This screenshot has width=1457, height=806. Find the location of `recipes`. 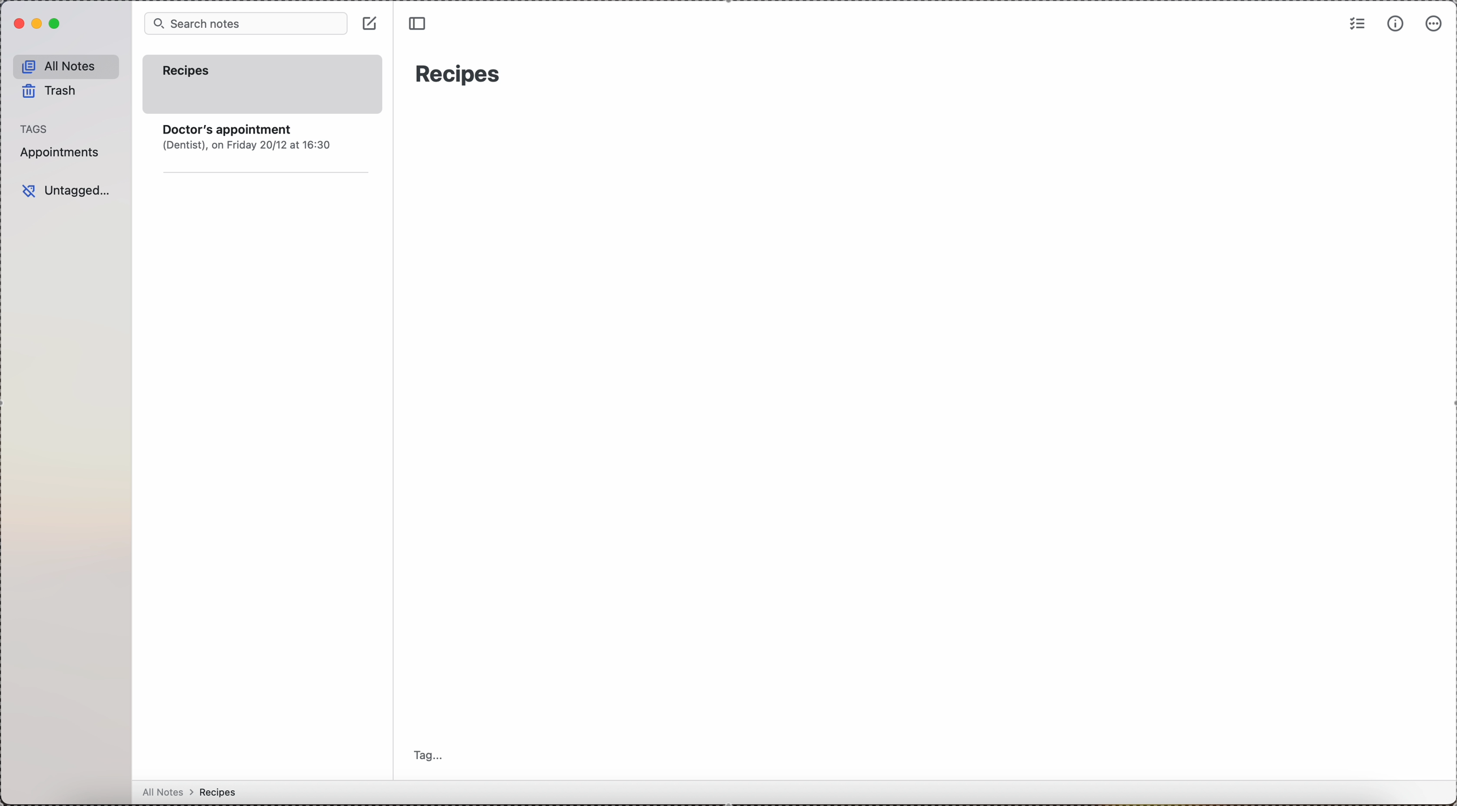

recipes is located at coordinates (462, 75).